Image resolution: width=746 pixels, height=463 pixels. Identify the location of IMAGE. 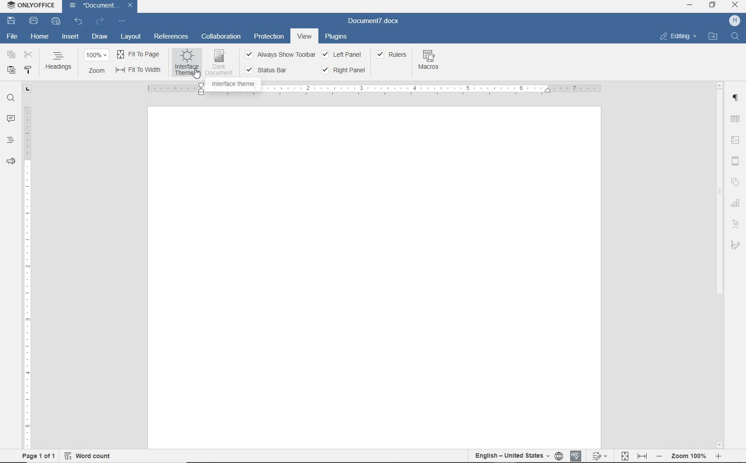
(735, 140).